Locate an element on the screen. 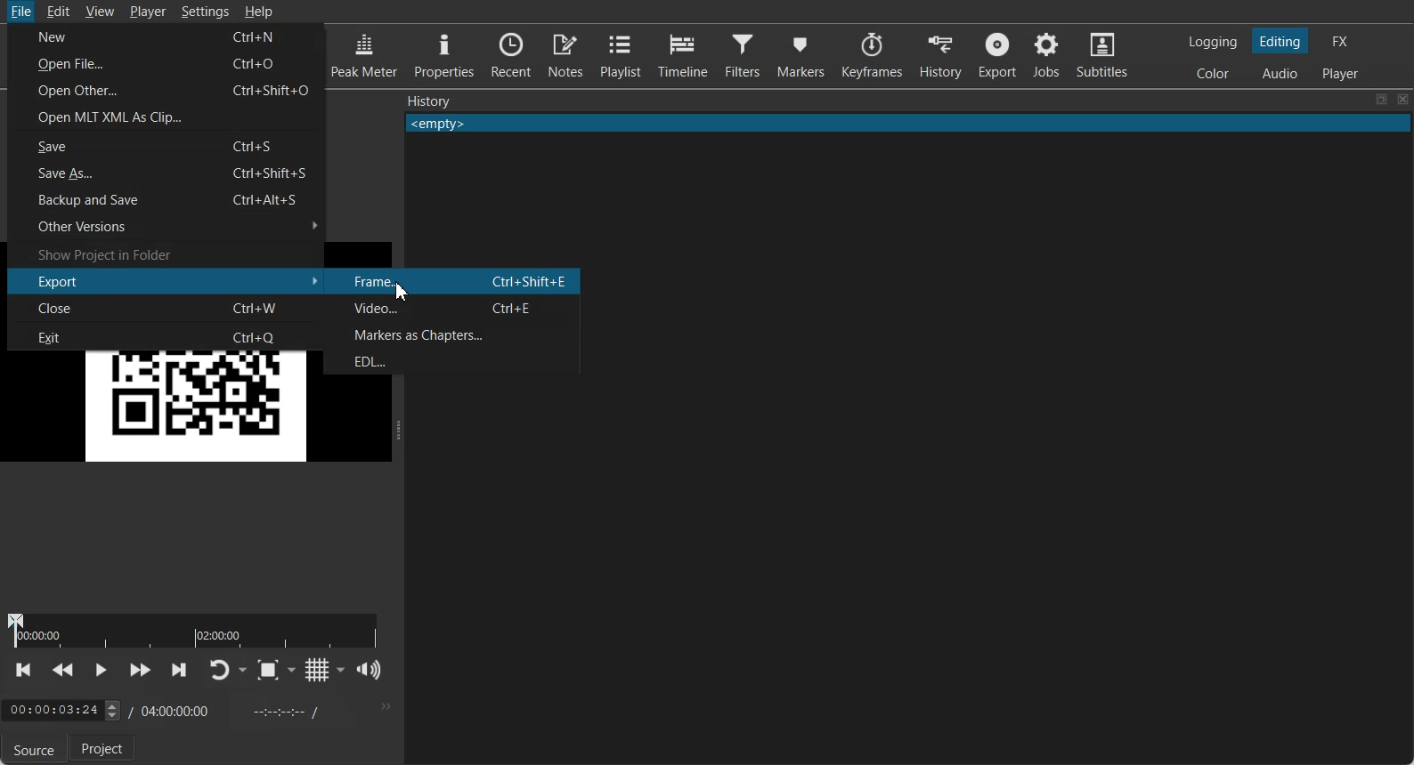  Frame is located at coordinates (394, 283).